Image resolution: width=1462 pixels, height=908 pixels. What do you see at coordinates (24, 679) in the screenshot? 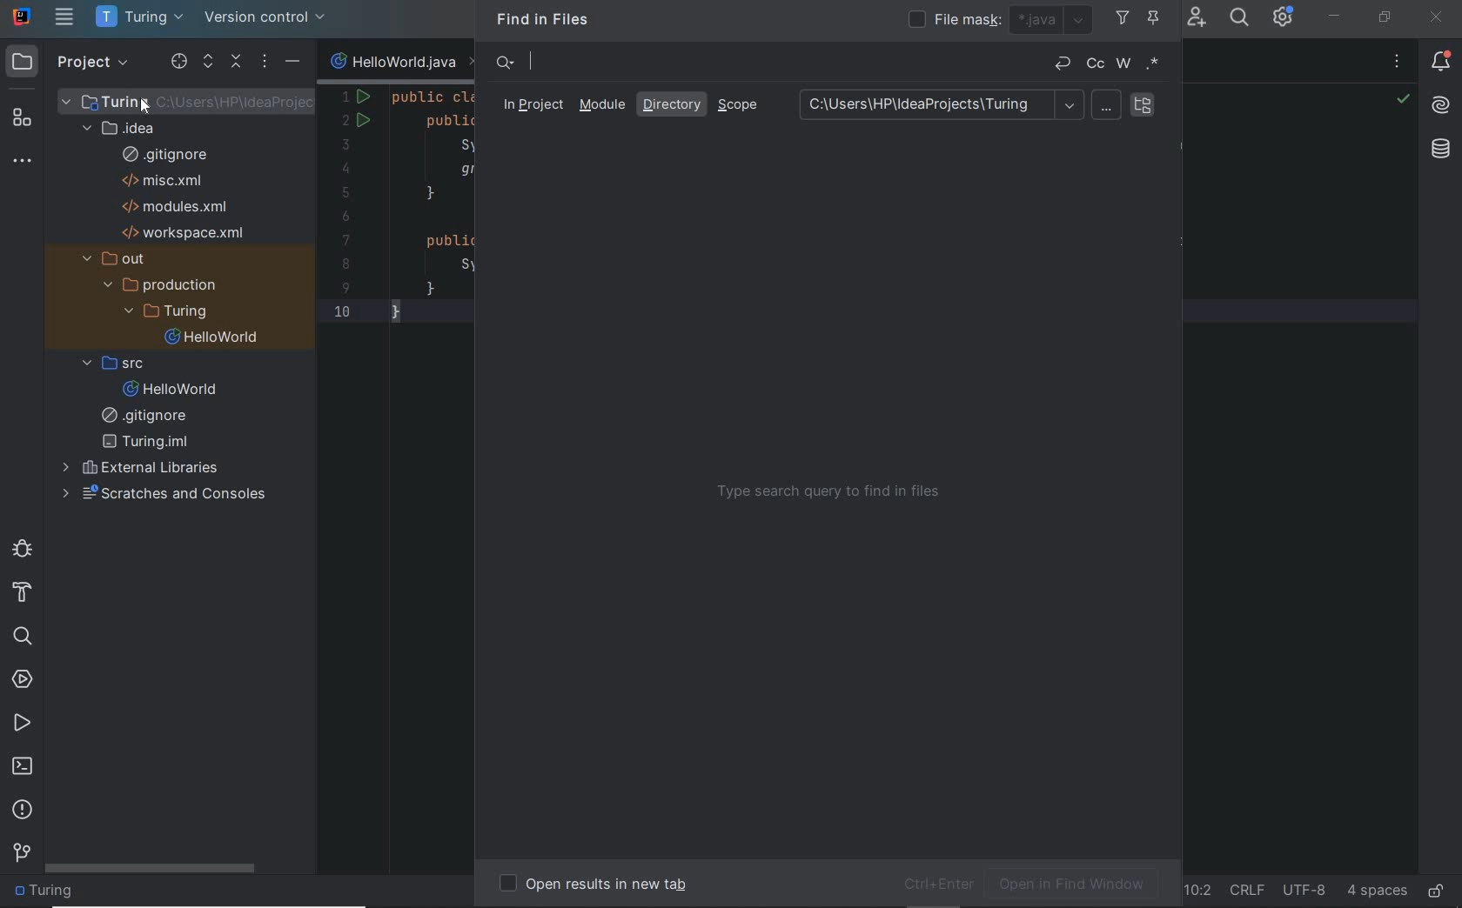
I see `services` at bounding box center [24, 679].